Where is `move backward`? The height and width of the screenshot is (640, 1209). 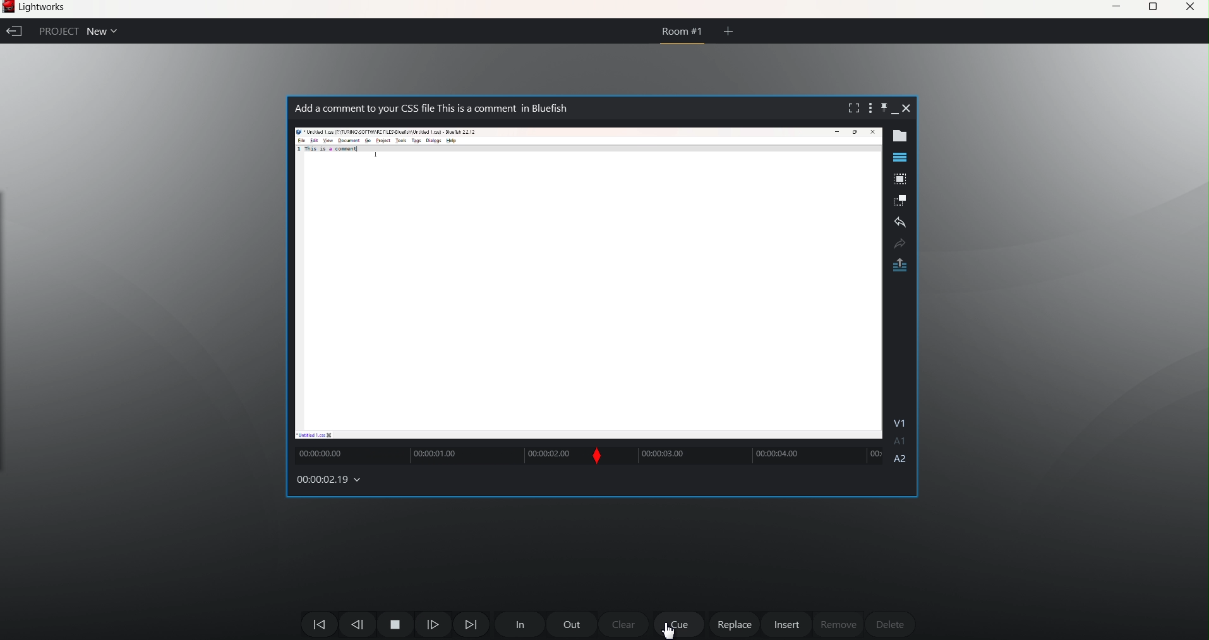
move backward is located at coordinates (319, 624).